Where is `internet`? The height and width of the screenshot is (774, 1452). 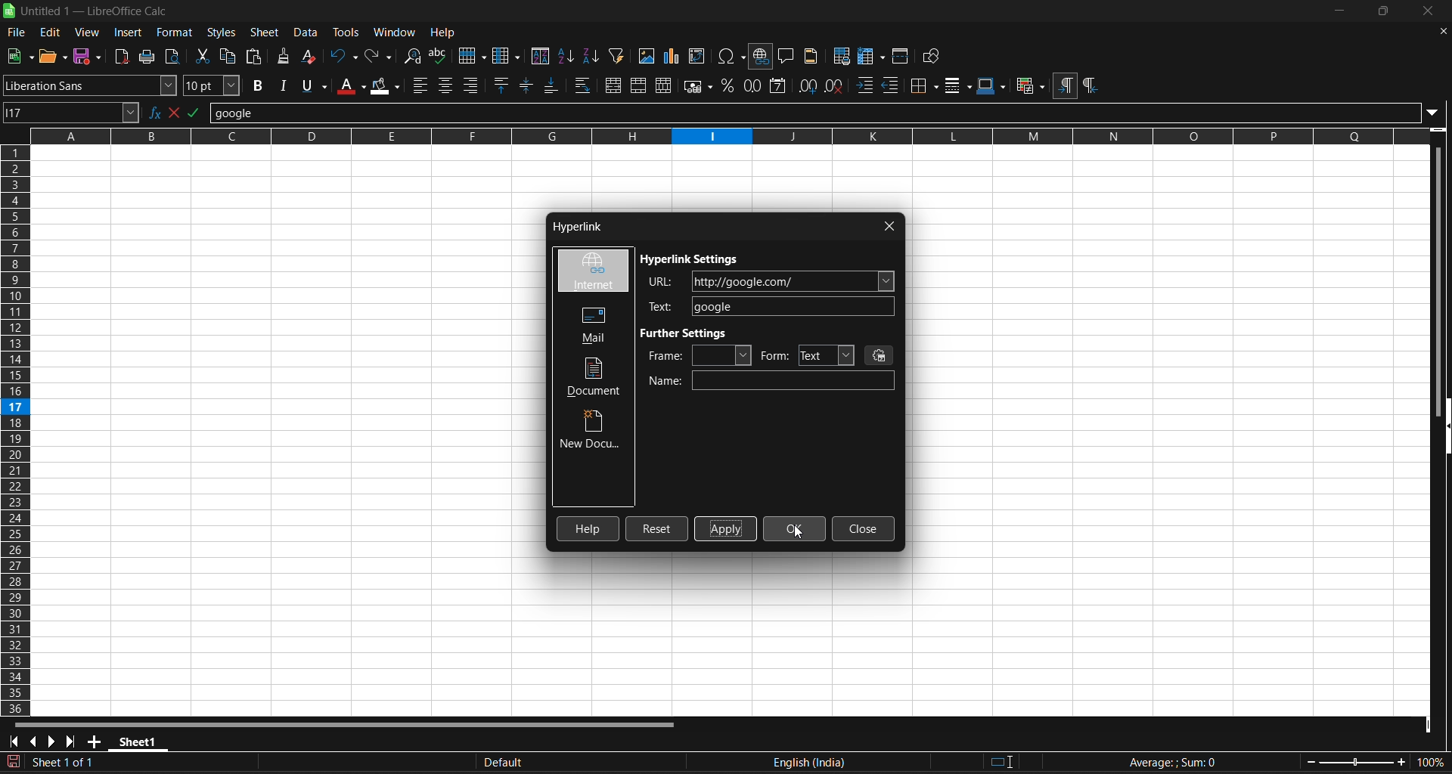
internet is located at coordinates (592, 271).